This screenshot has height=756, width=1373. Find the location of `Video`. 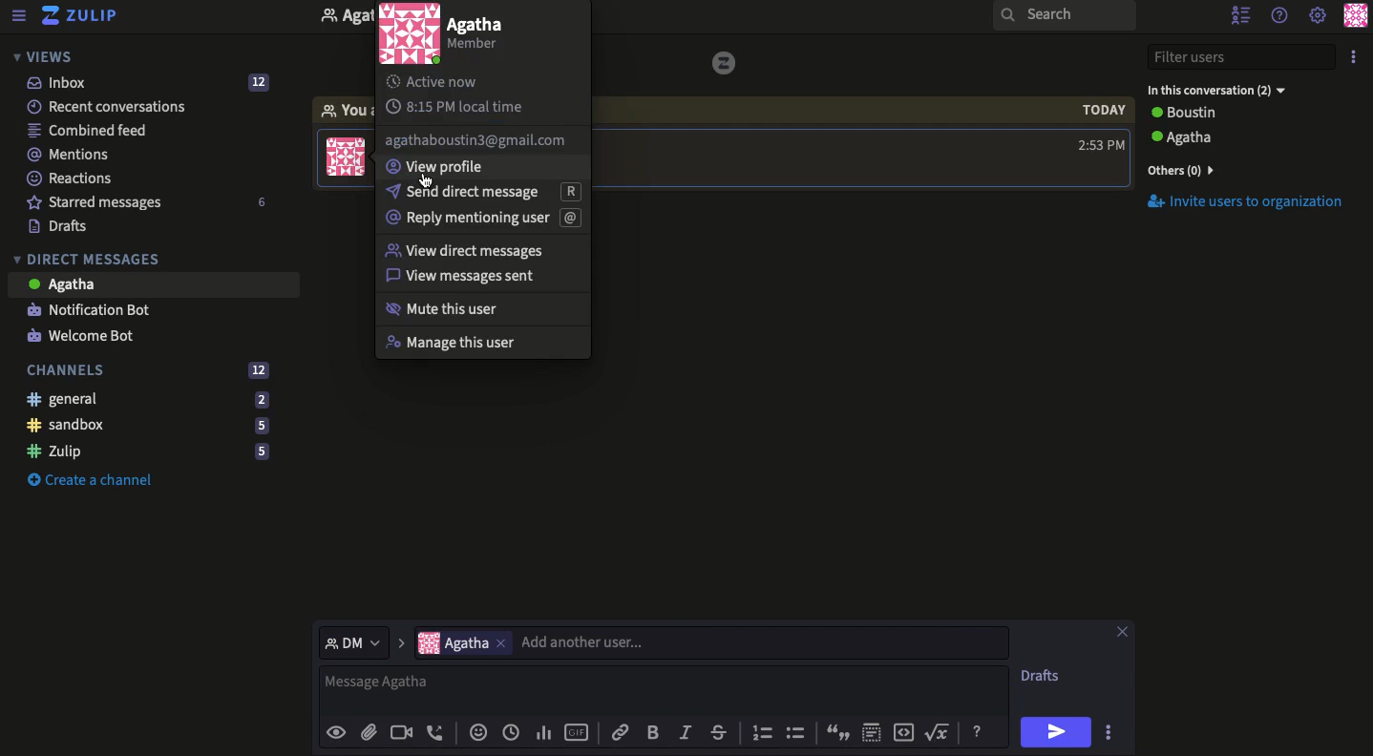

Video is located at coordinates (402, 733).